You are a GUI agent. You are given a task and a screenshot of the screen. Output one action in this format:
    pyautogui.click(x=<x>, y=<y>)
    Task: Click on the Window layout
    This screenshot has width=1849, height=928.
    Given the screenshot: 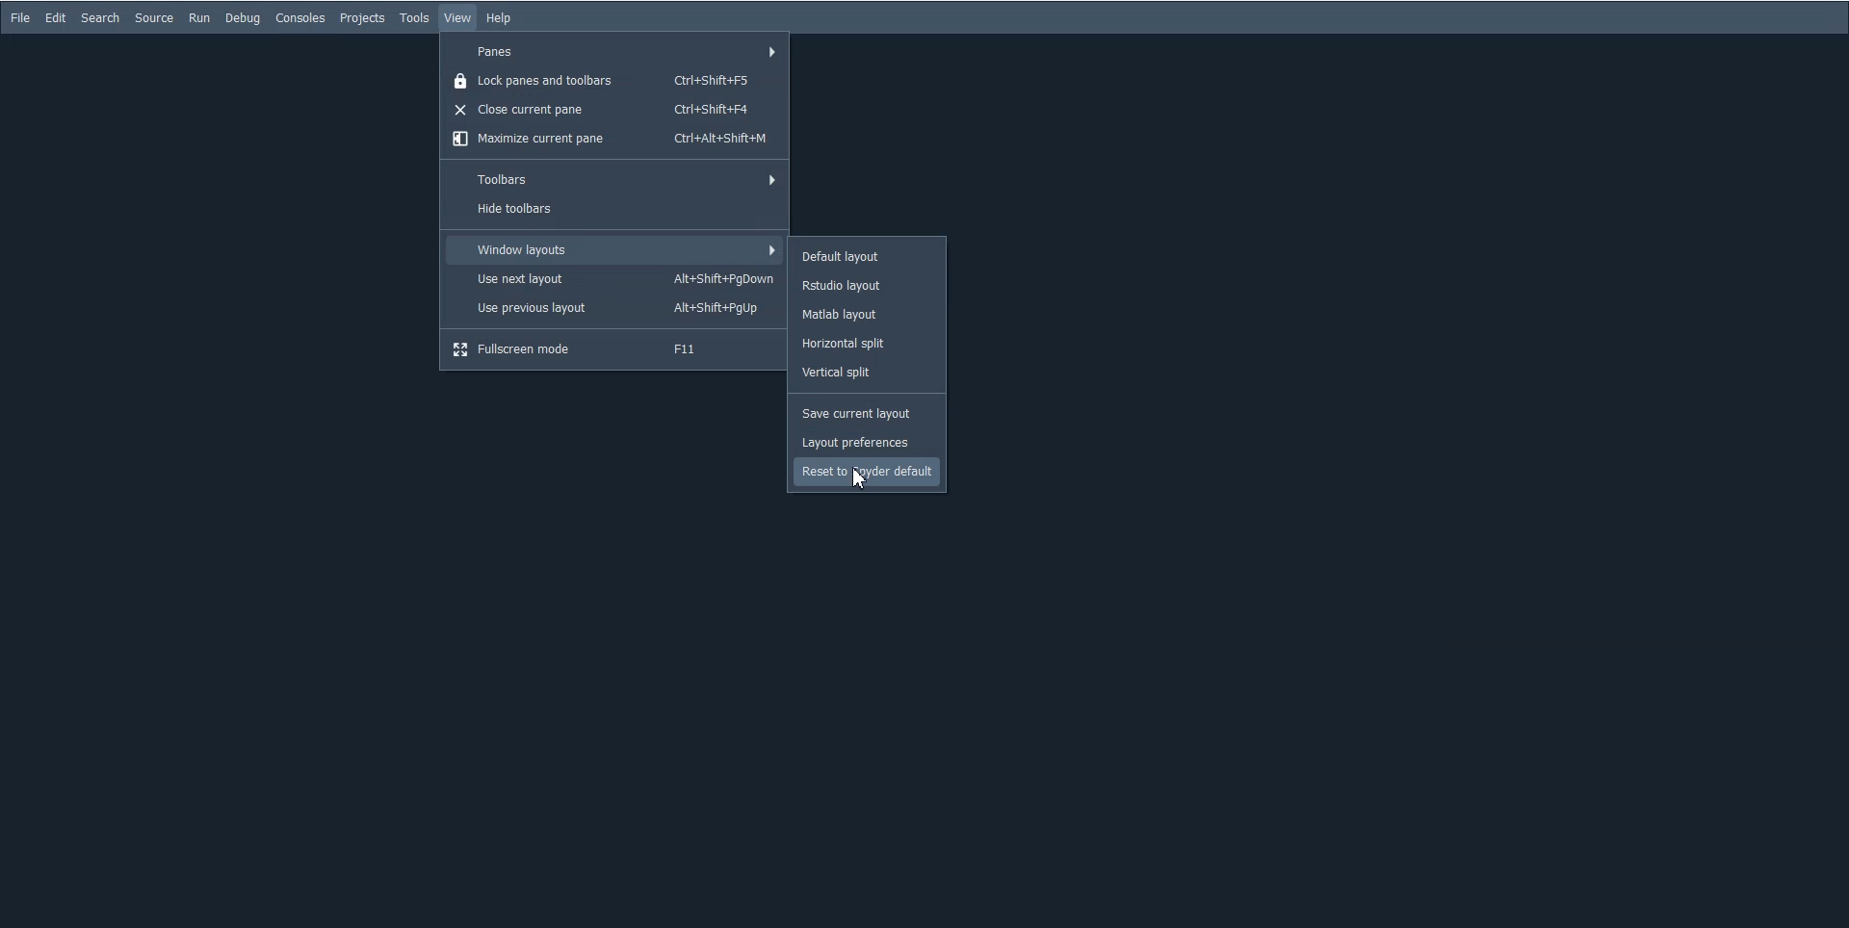 What is the action you would take?
    pyautogui.click(x=612, y=249)
    